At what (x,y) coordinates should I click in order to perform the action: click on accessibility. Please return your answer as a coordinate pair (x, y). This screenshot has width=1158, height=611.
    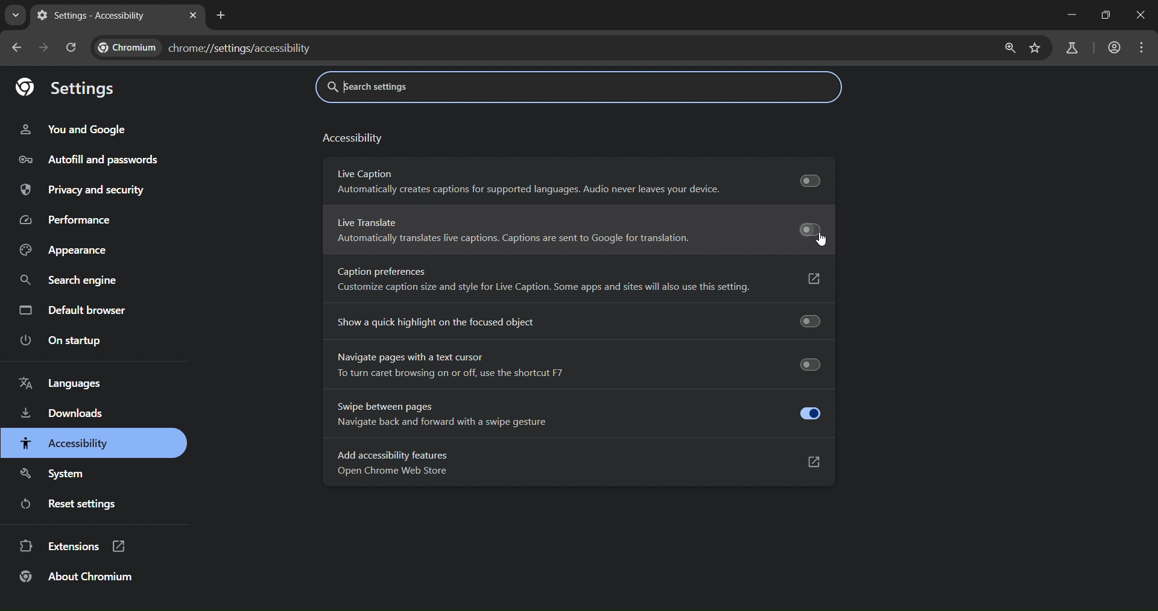
    Looking at the image, I should click on (68, 442).